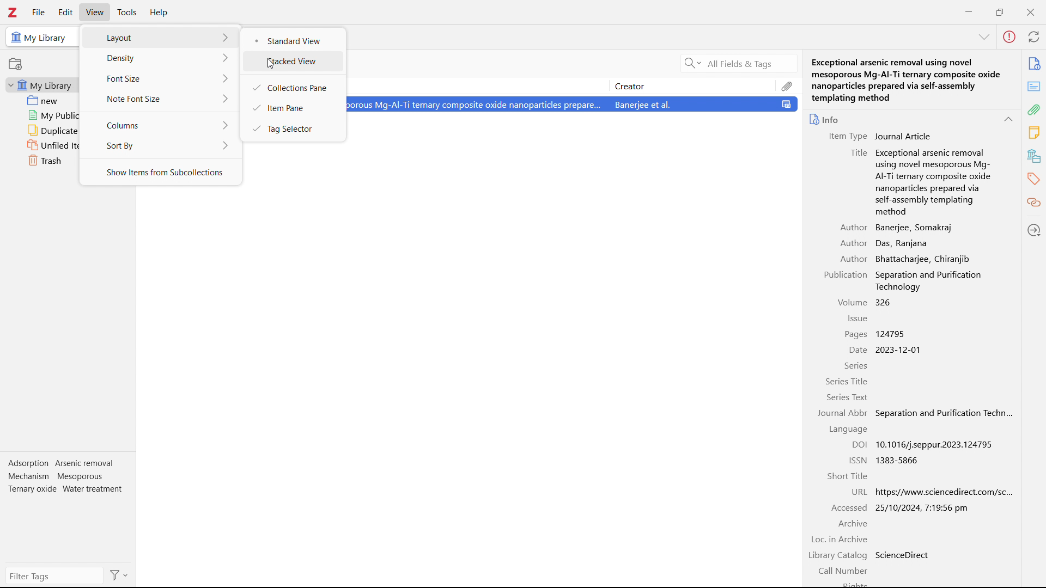  Describe the element at coordinates (933, 181) in the screenshot. I see `Exceptional arsenic removal
using novel mesoporous Mg-
AI-Ti ternary composite oxide
nanoparticles prepared via
self-assembly templating
method` at that location.